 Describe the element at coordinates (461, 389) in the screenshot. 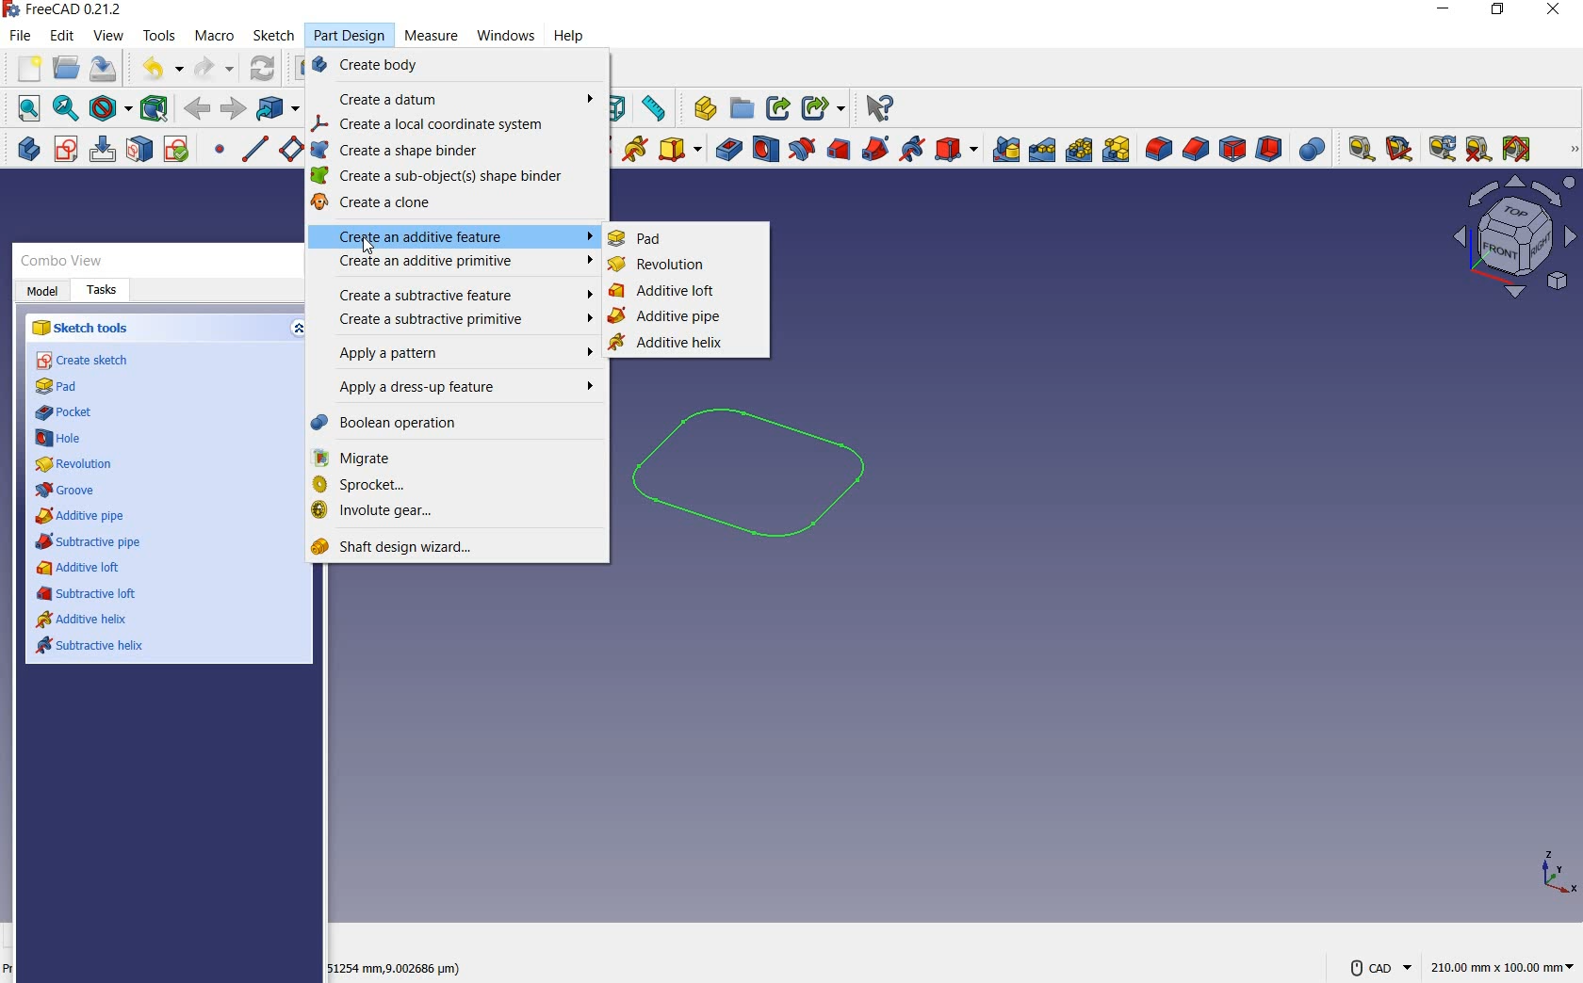

I see `apply a dress-up-feature` at that location.